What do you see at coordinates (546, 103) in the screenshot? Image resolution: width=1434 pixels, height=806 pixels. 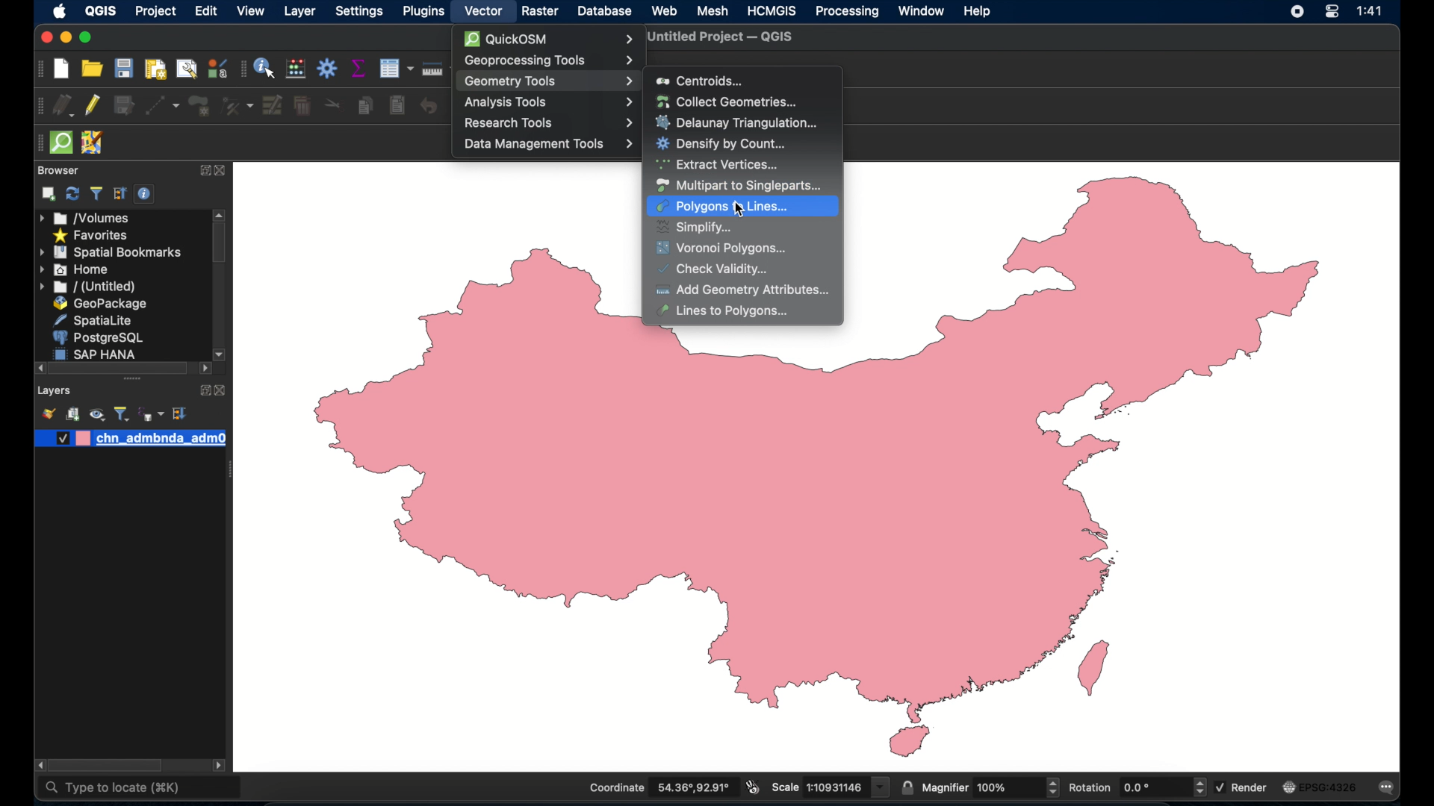 I see `analysis tools` at bounding box center [546, 103].